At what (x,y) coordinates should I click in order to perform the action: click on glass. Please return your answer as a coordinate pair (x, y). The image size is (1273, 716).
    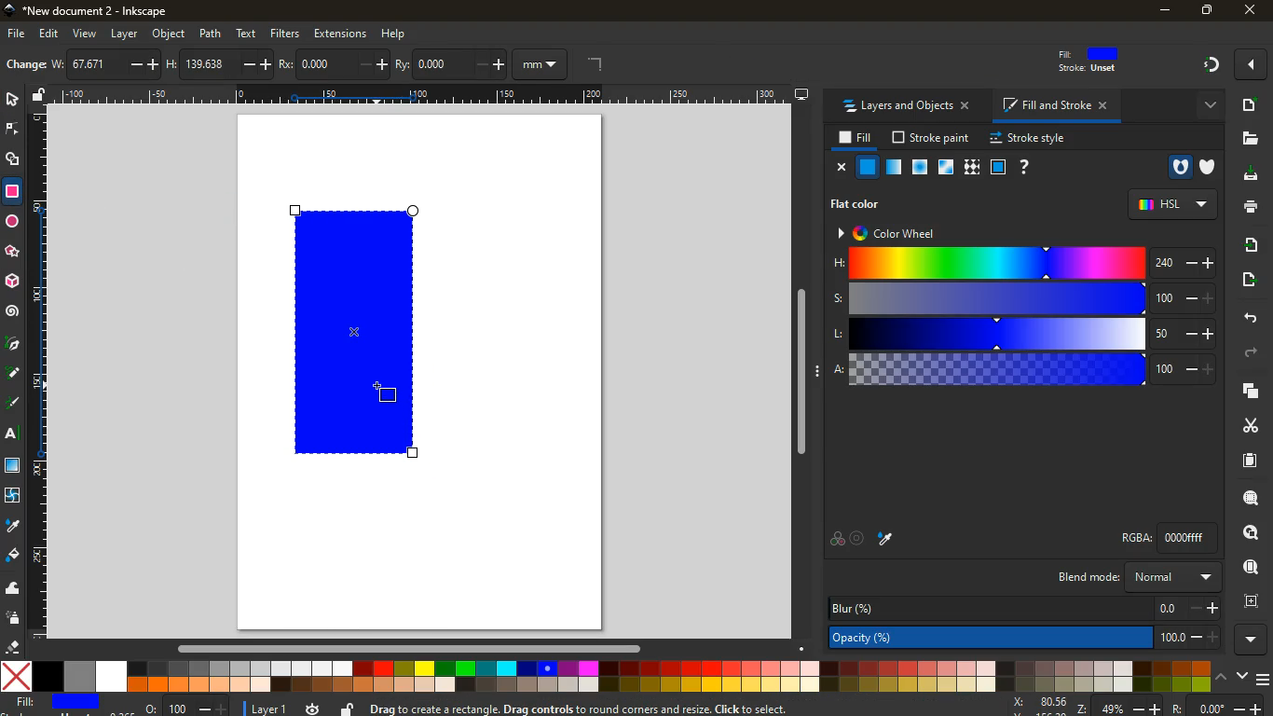
    Looking at the image, I should click on (997, 167).